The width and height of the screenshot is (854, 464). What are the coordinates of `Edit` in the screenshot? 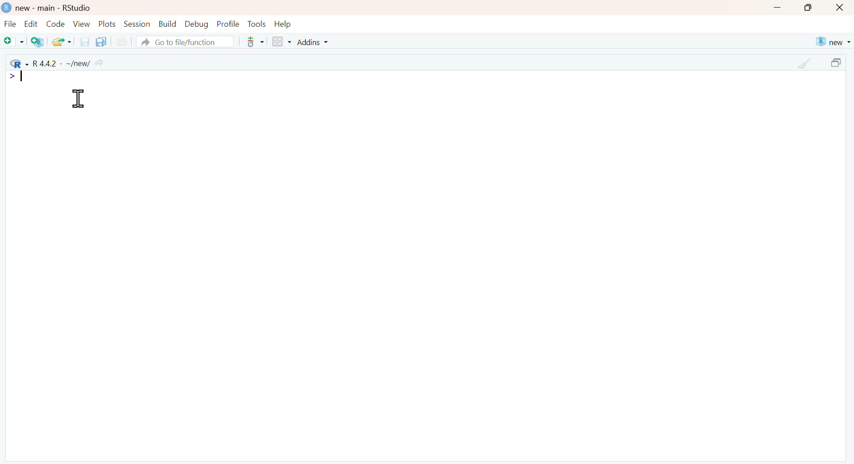 It's located at (31, 24).